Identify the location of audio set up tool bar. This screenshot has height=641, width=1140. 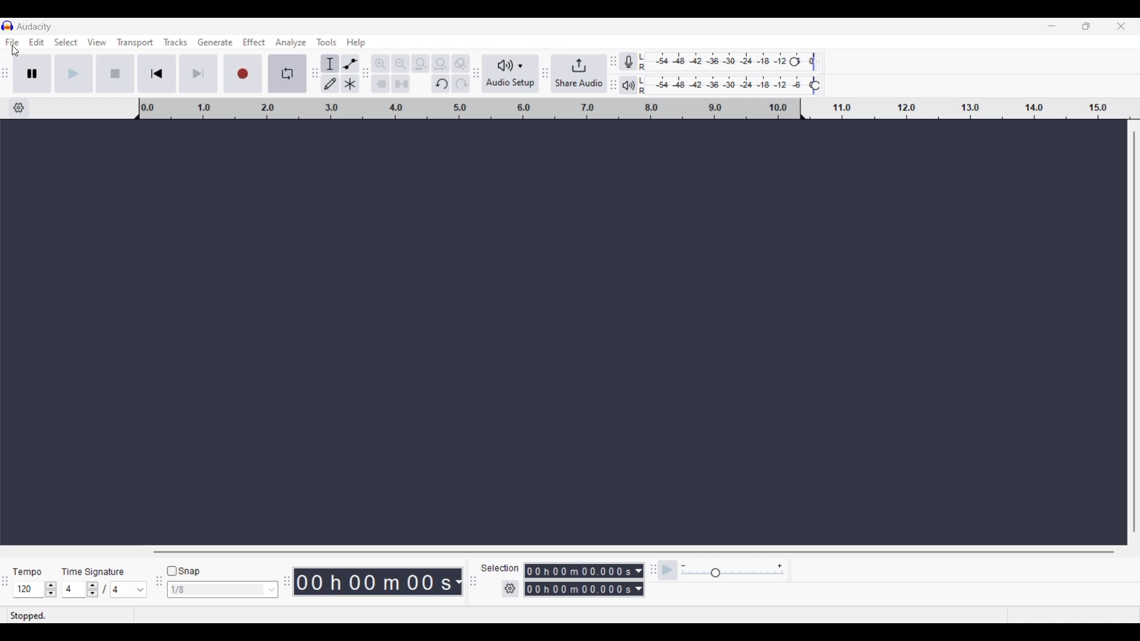
(475, 75).